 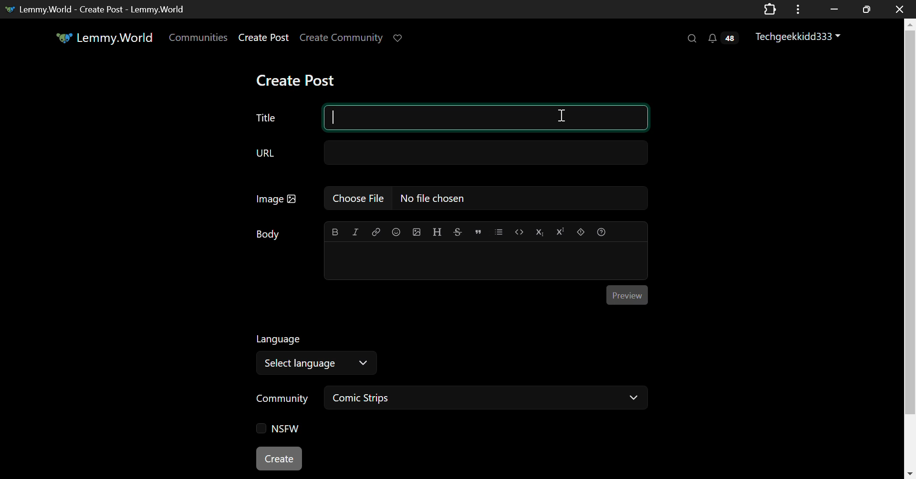 I want to click on Subscript, so click(x=540, y=231).